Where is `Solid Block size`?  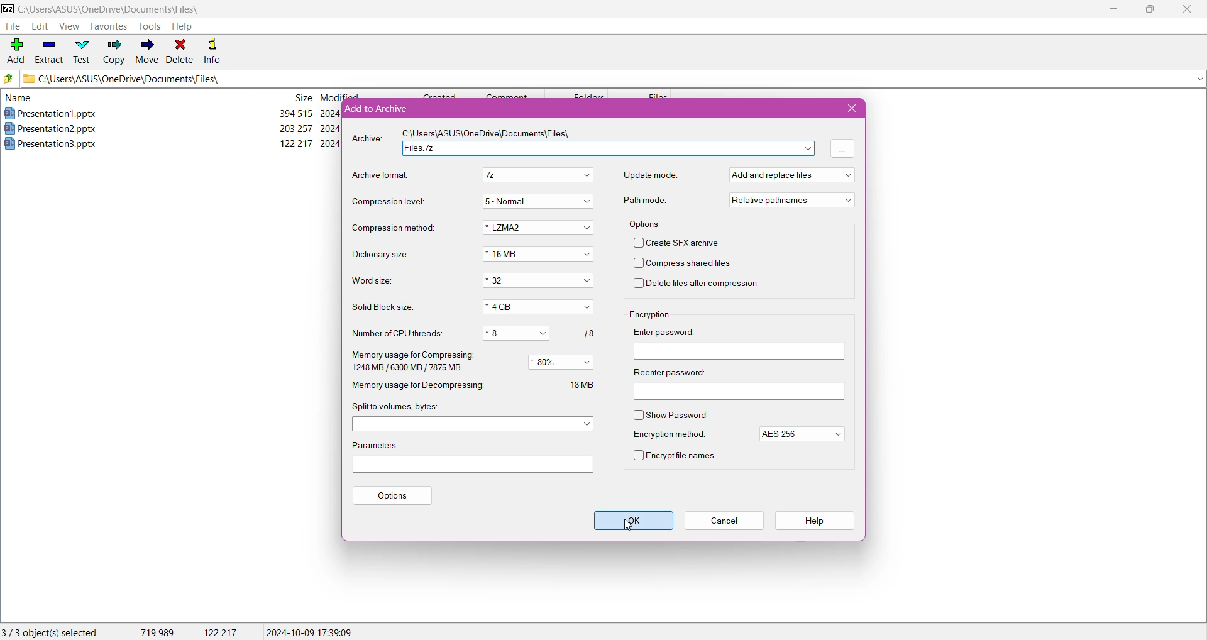
Solid Block size is located at coordinates (388, 307).